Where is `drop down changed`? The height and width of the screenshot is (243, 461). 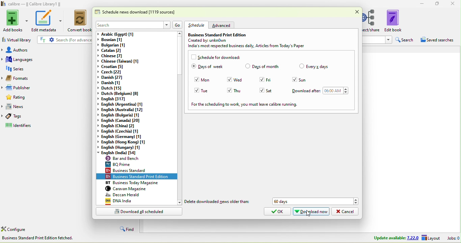 drop down changed is located at coordinates (98, 153).